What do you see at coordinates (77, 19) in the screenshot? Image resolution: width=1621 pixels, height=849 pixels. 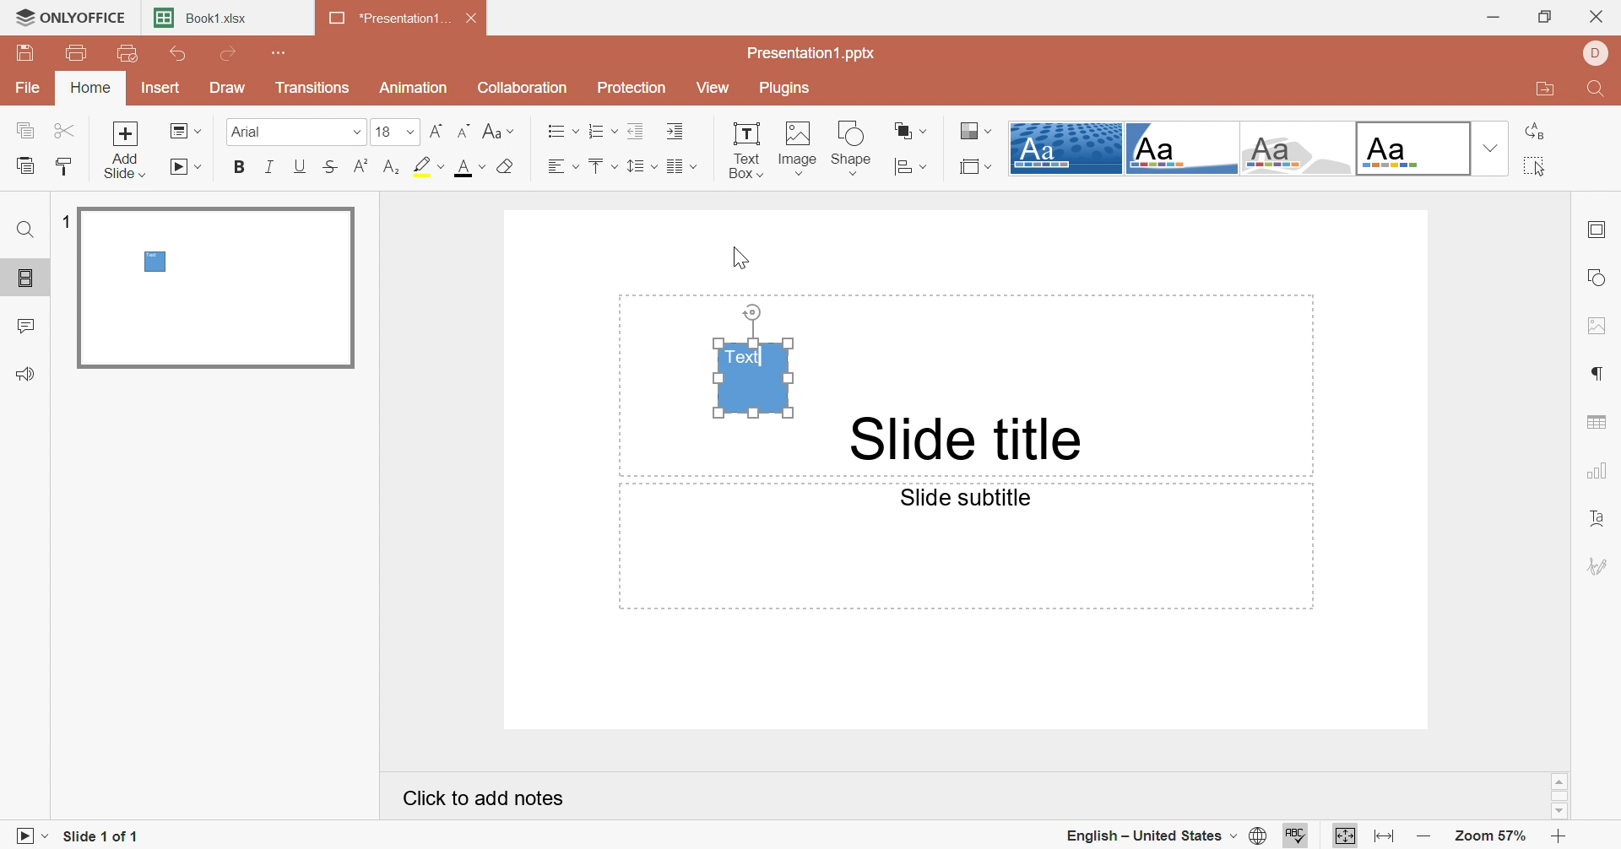 I see `ONLYOFFICE` at bounding box center [77, 19].